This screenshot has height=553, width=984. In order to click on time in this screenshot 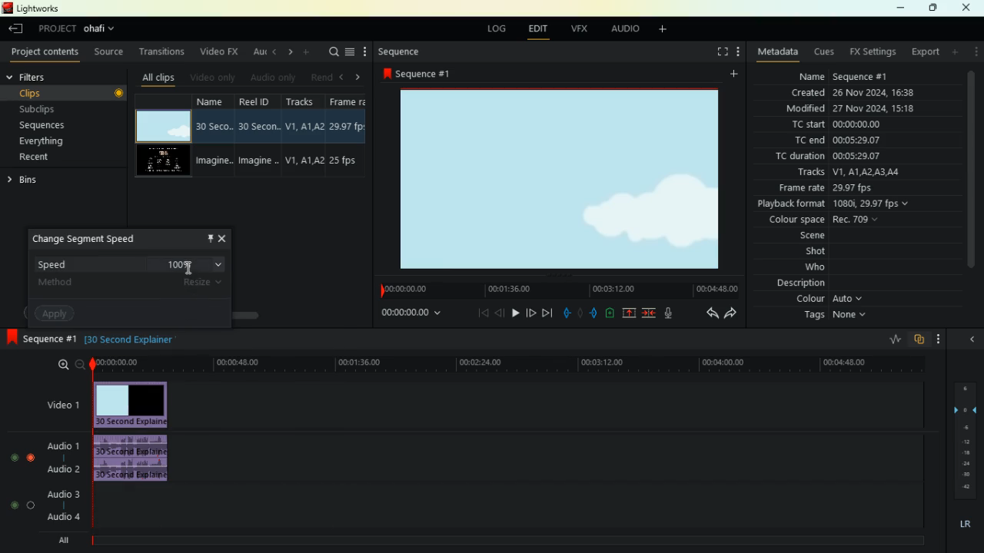, I will do `click(555, 289)`.